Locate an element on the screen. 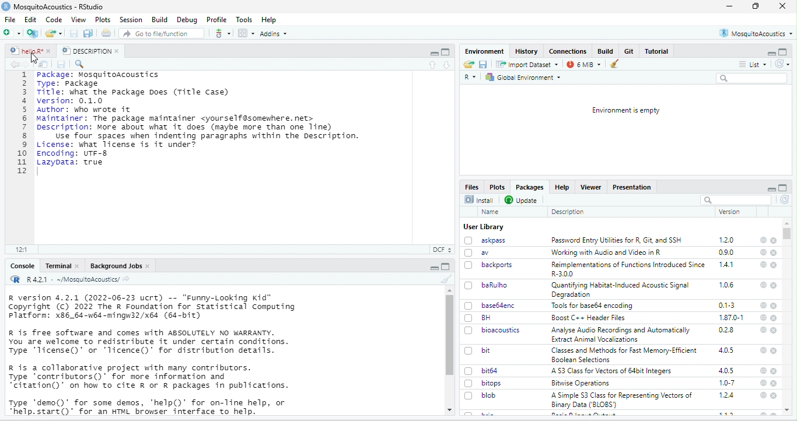 This screenshot has width=797, height=421. close is located at coordinates (774, 306).